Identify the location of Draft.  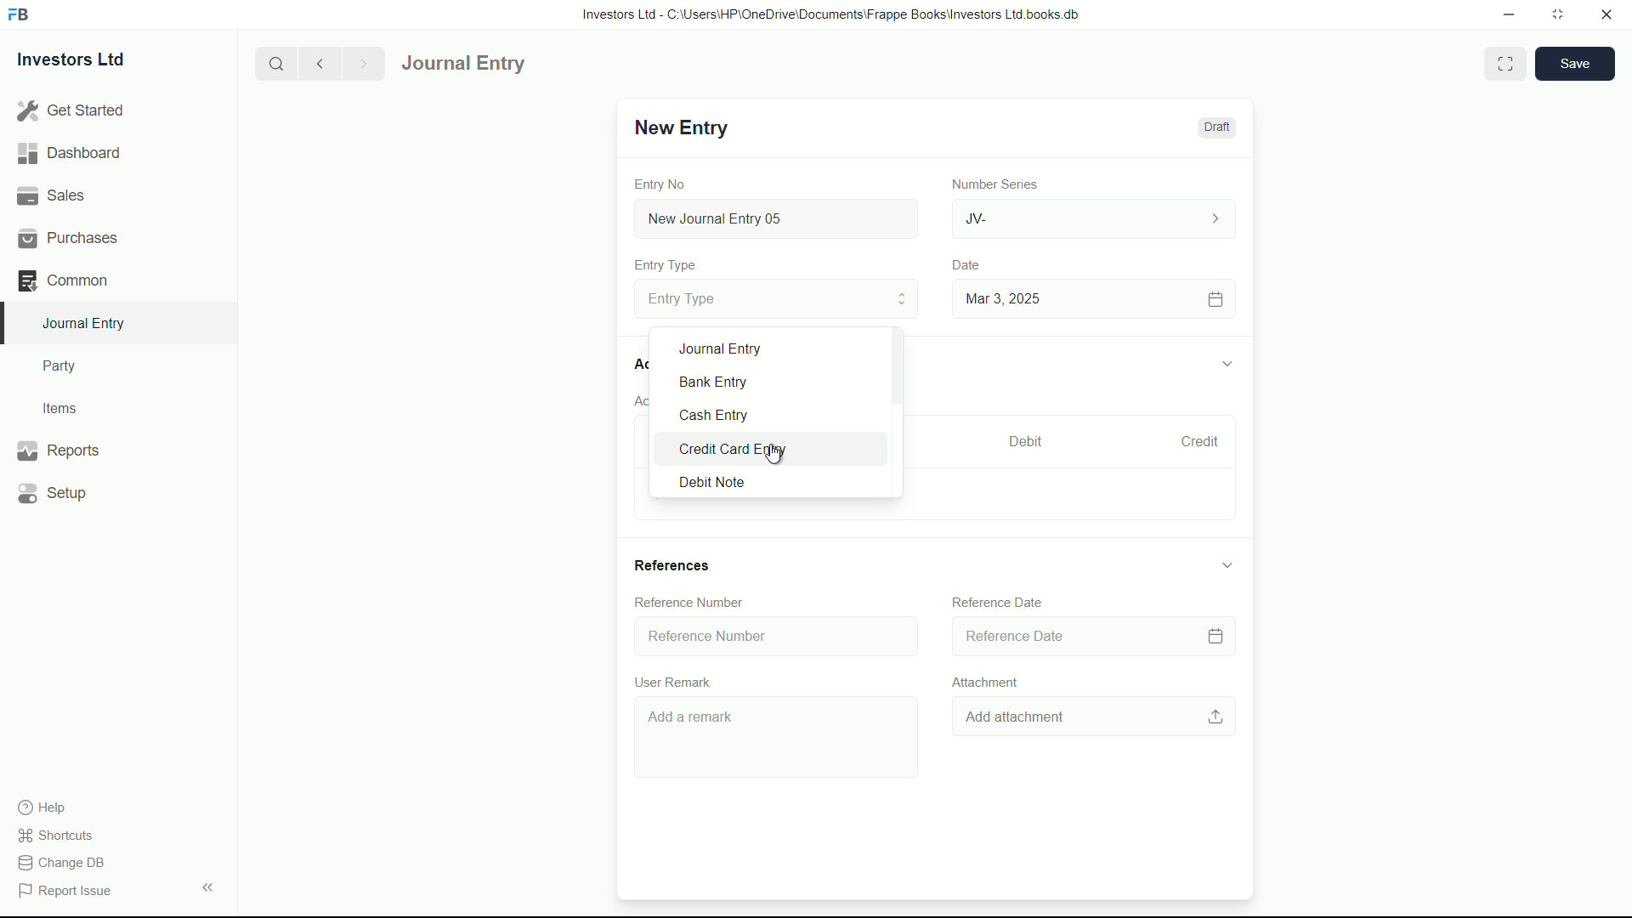
(1215, 127).